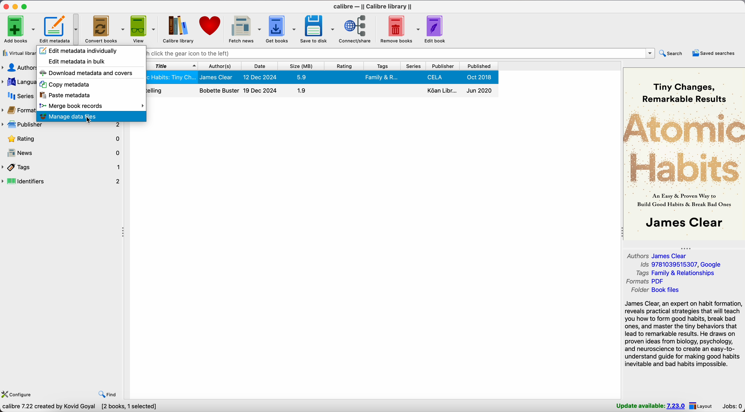 The image size is (745, 412). Describe the element at coordinates (62, 182) in the screenshot. I see `identifiers` at that location.